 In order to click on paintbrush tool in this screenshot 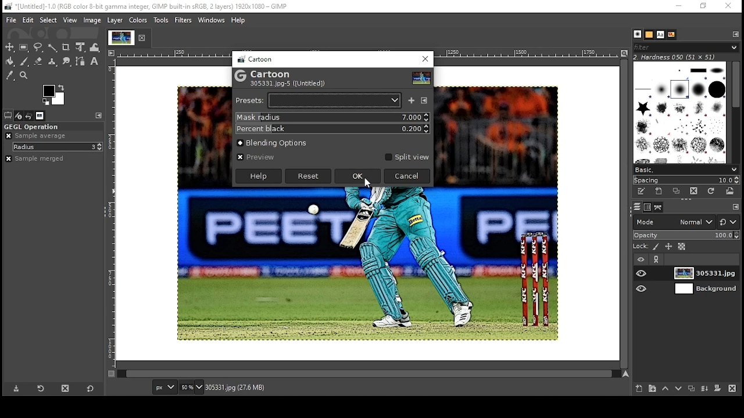, I will do `click(24, 62)`.